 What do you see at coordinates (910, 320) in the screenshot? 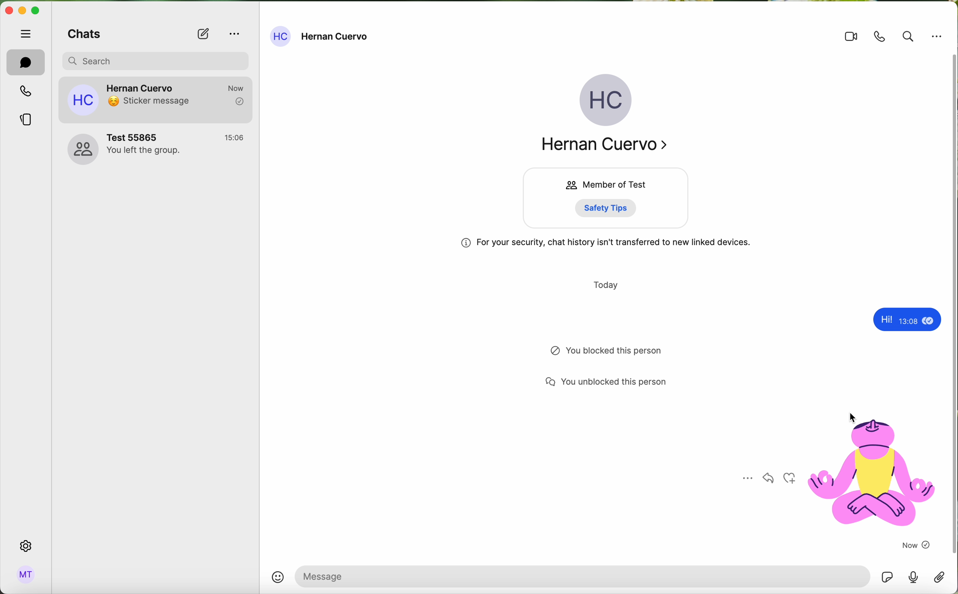
I see `message` at bounding box center [910, 320].